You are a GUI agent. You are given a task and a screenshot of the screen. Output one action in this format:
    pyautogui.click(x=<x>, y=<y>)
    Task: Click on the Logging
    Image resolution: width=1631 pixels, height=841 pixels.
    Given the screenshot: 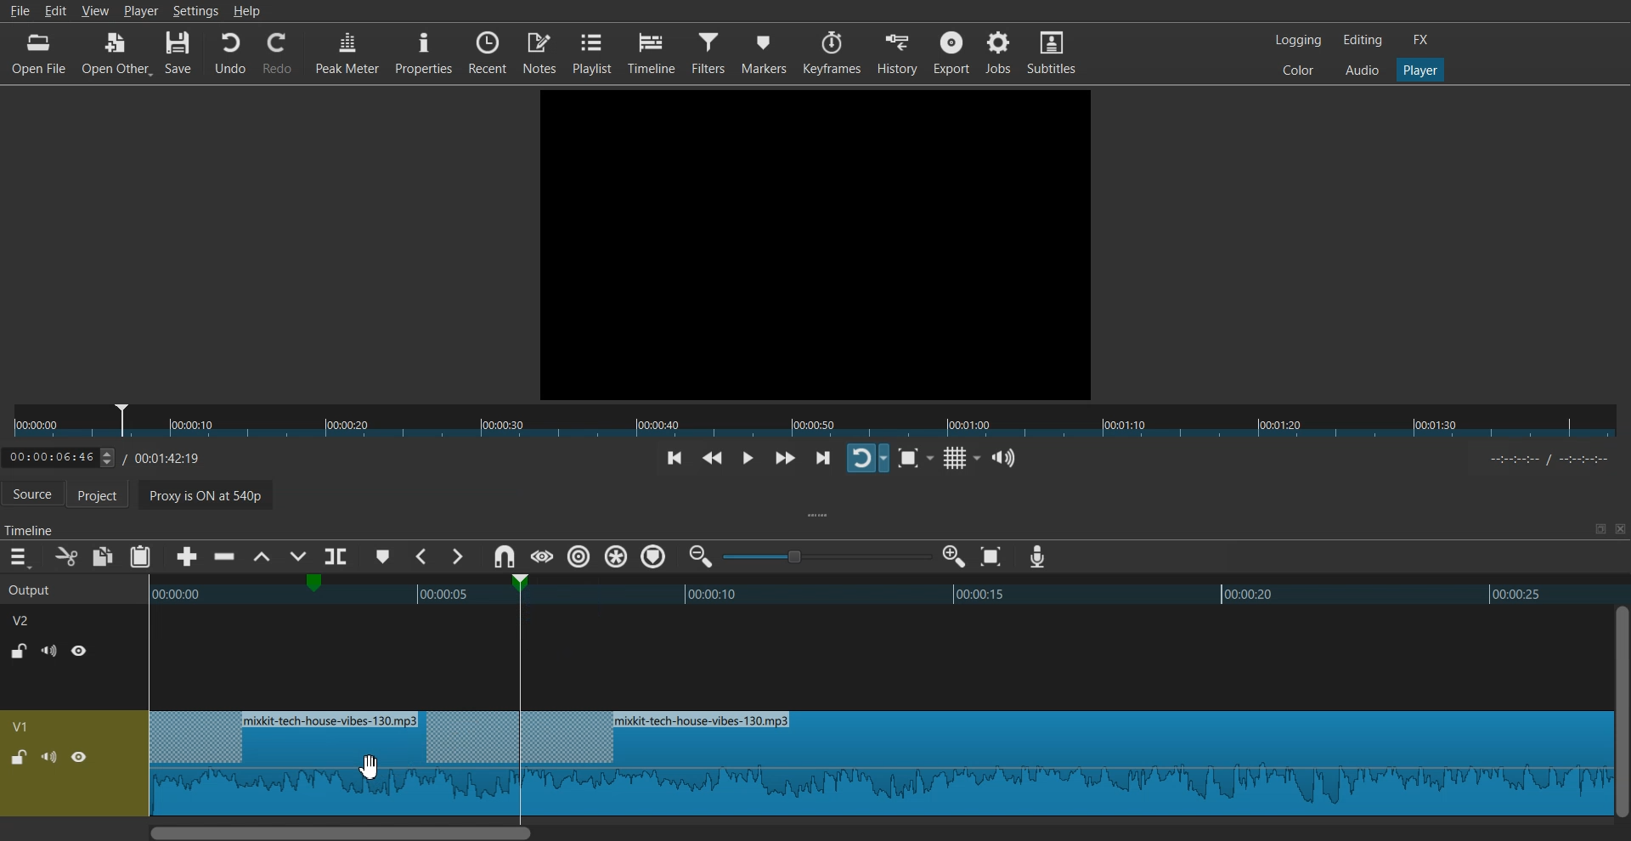 What is the action you would take?
    pyautogui.click(x=1299, y=40)
    